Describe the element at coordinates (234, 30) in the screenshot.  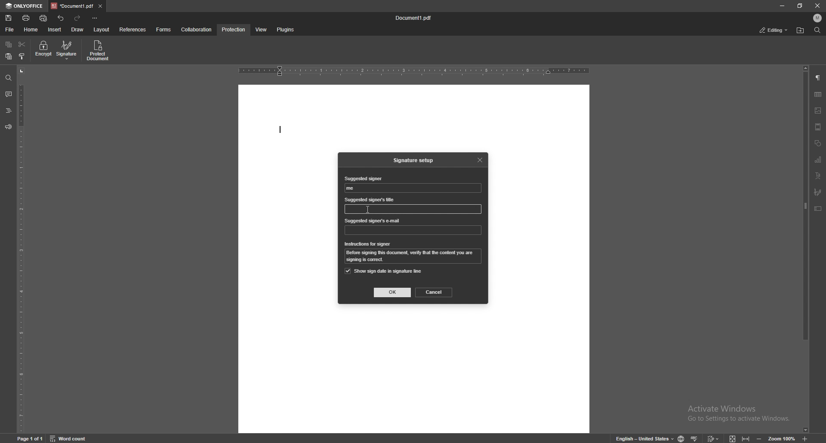
I see `protection` at that location.